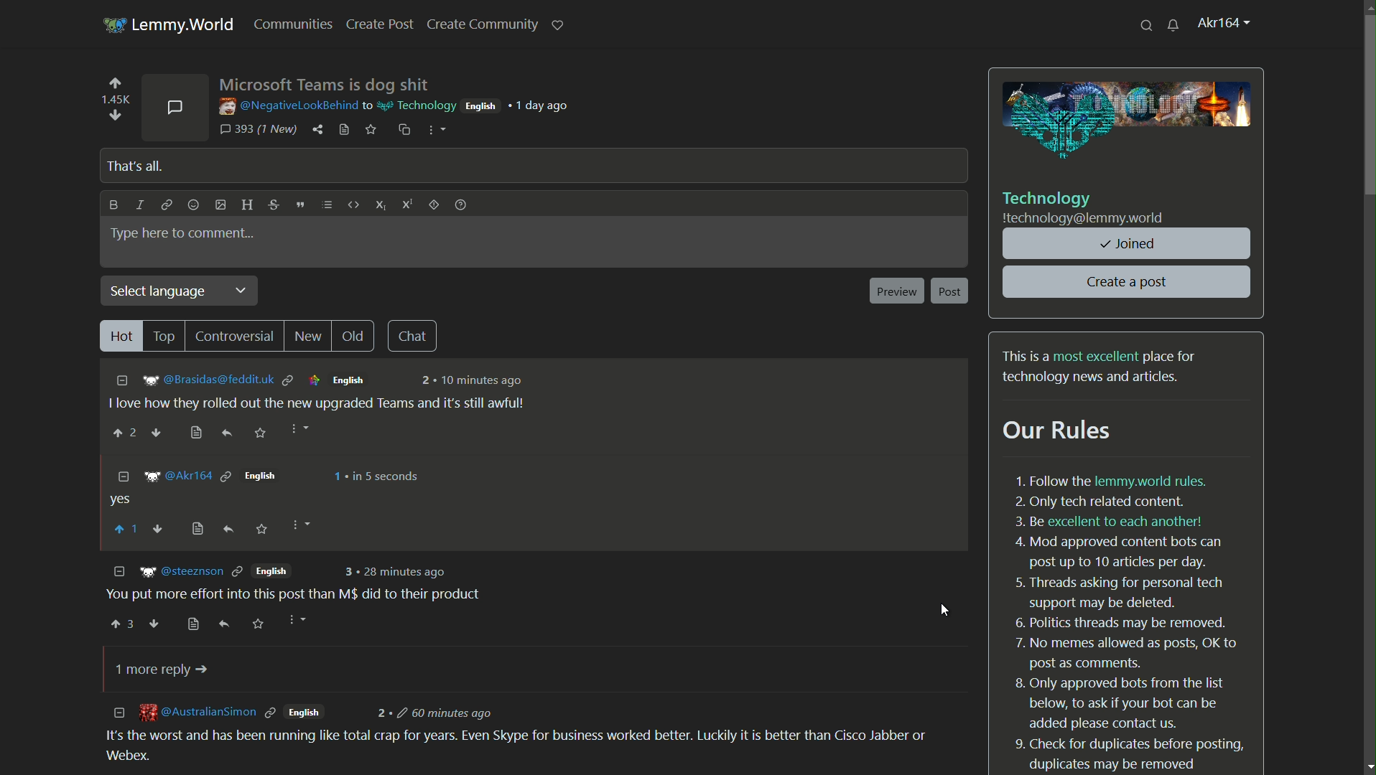  Describe the element at coordinates (183, 233) in the screenshot. I see `type here to comment` at that location.